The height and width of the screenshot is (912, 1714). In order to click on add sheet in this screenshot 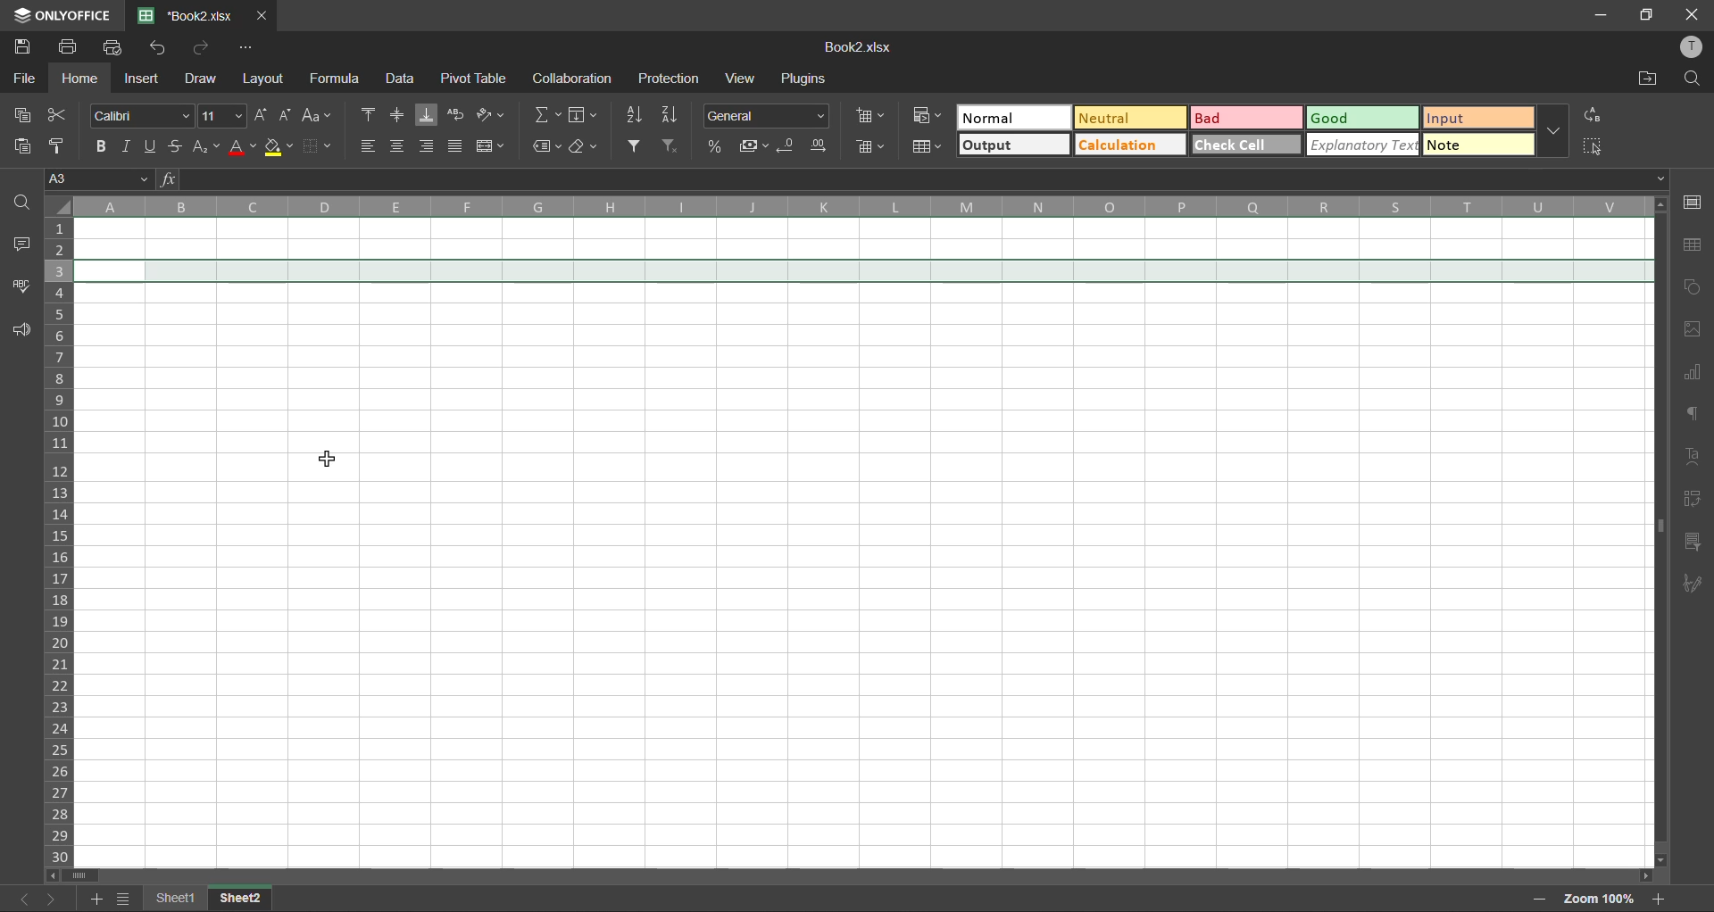, I will do `click(98, 898)`.